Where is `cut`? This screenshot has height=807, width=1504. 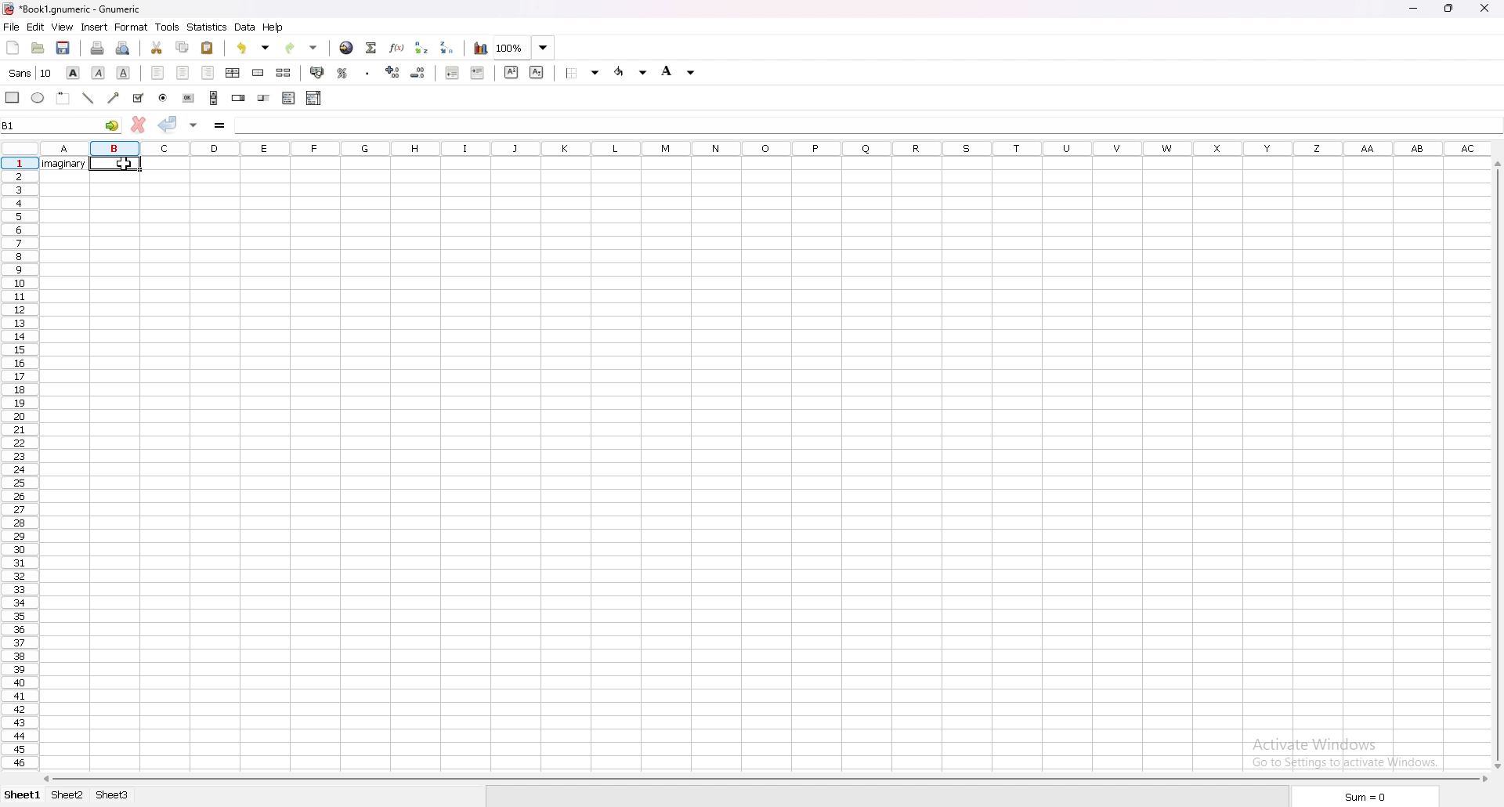
cut is located at coordinates (157, 48).